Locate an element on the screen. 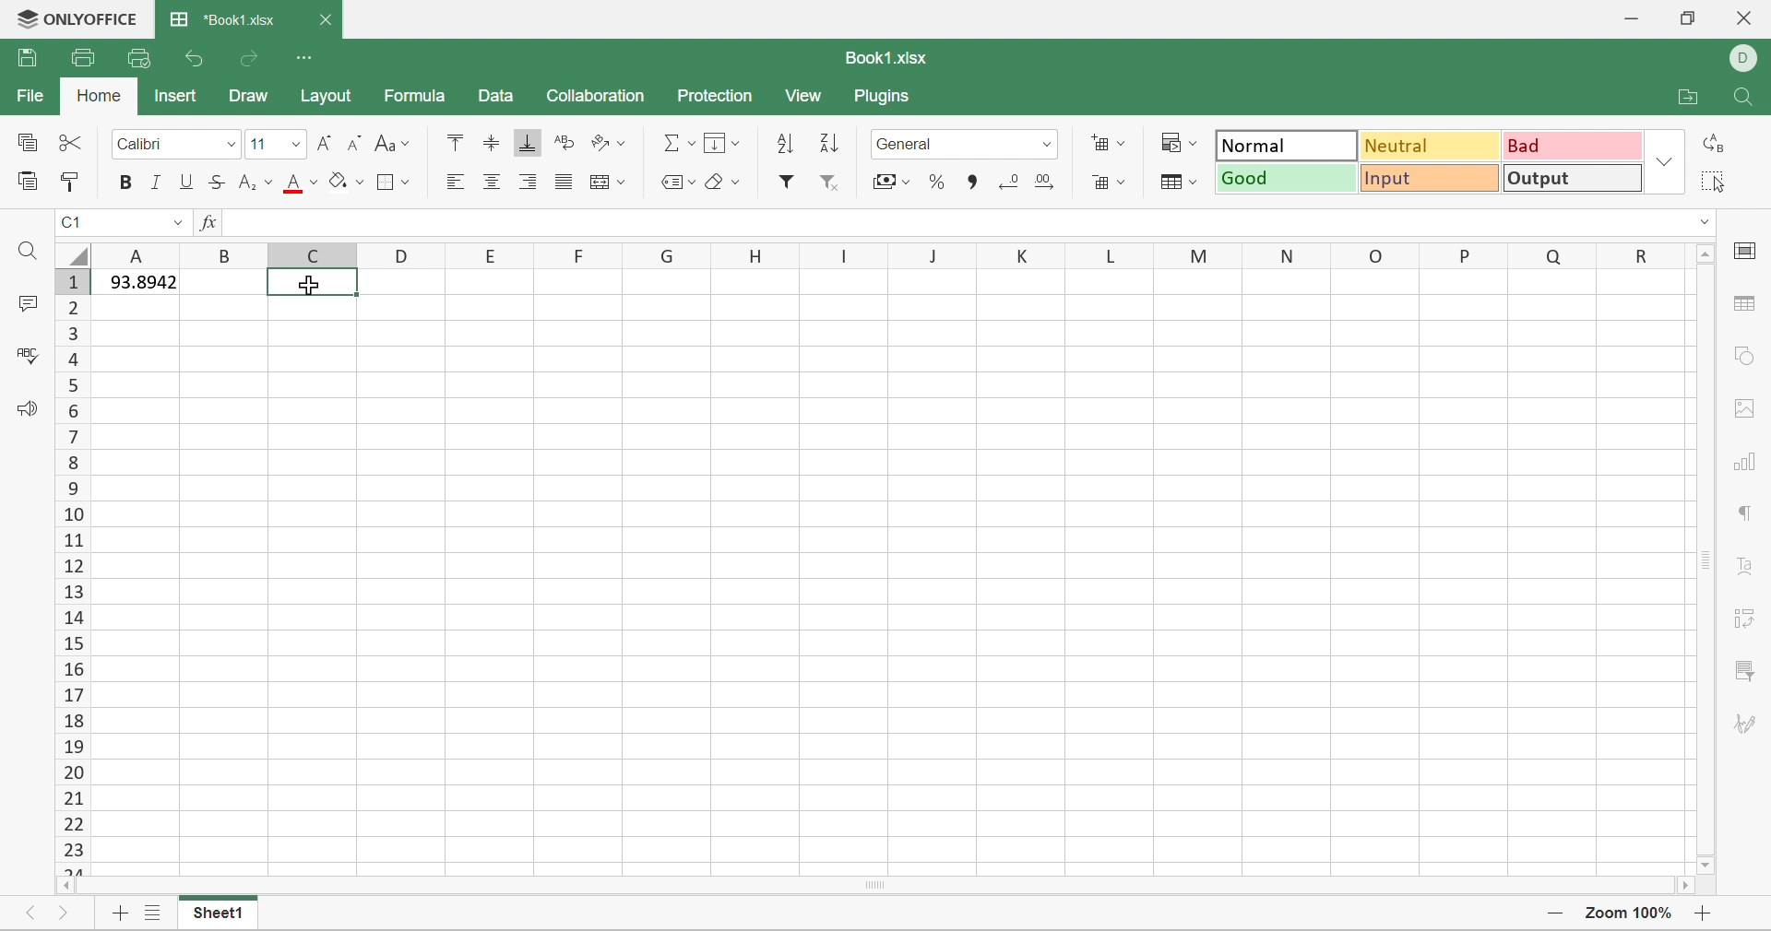 The image size is (1771, 931). Format table as template is located at coordinates (1174, 181).